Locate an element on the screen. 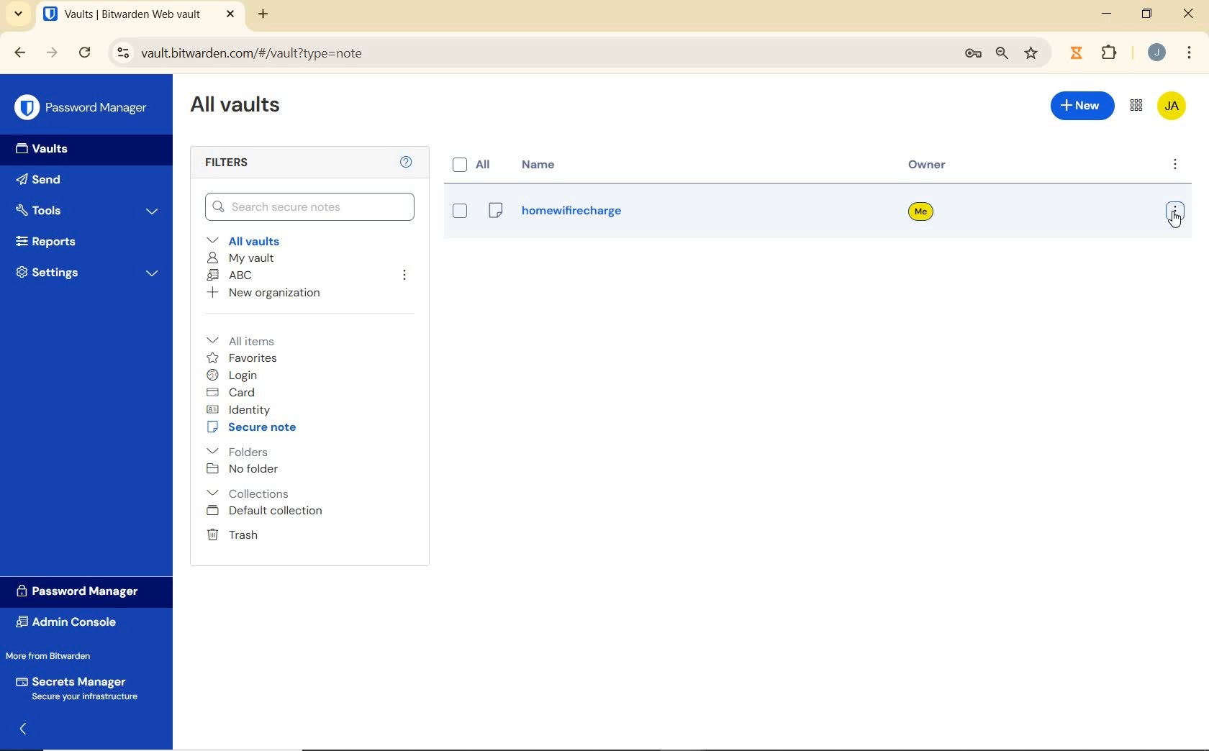  All Vaults is located at coordinates (236, 107).